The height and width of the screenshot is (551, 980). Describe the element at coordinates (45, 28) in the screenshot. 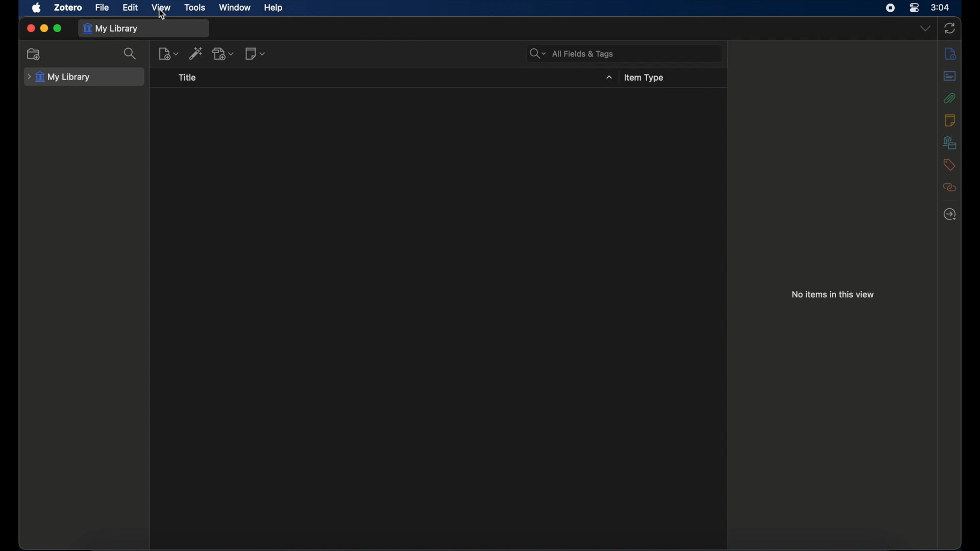

I see `minimize` at that location.